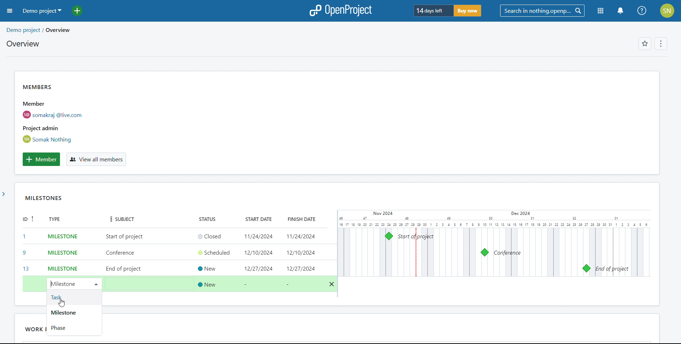 Image resolution: width=681 pixels, height=344 pixels. Describe the element at coordinates (644, 44) in the screenshot. I see `favorites` at that location.